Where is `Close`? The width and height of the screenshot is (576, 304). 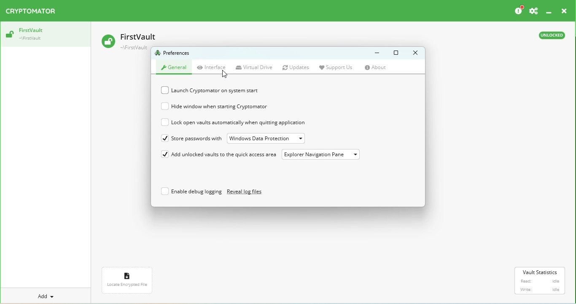
Close is located at coordinates (563, 12).